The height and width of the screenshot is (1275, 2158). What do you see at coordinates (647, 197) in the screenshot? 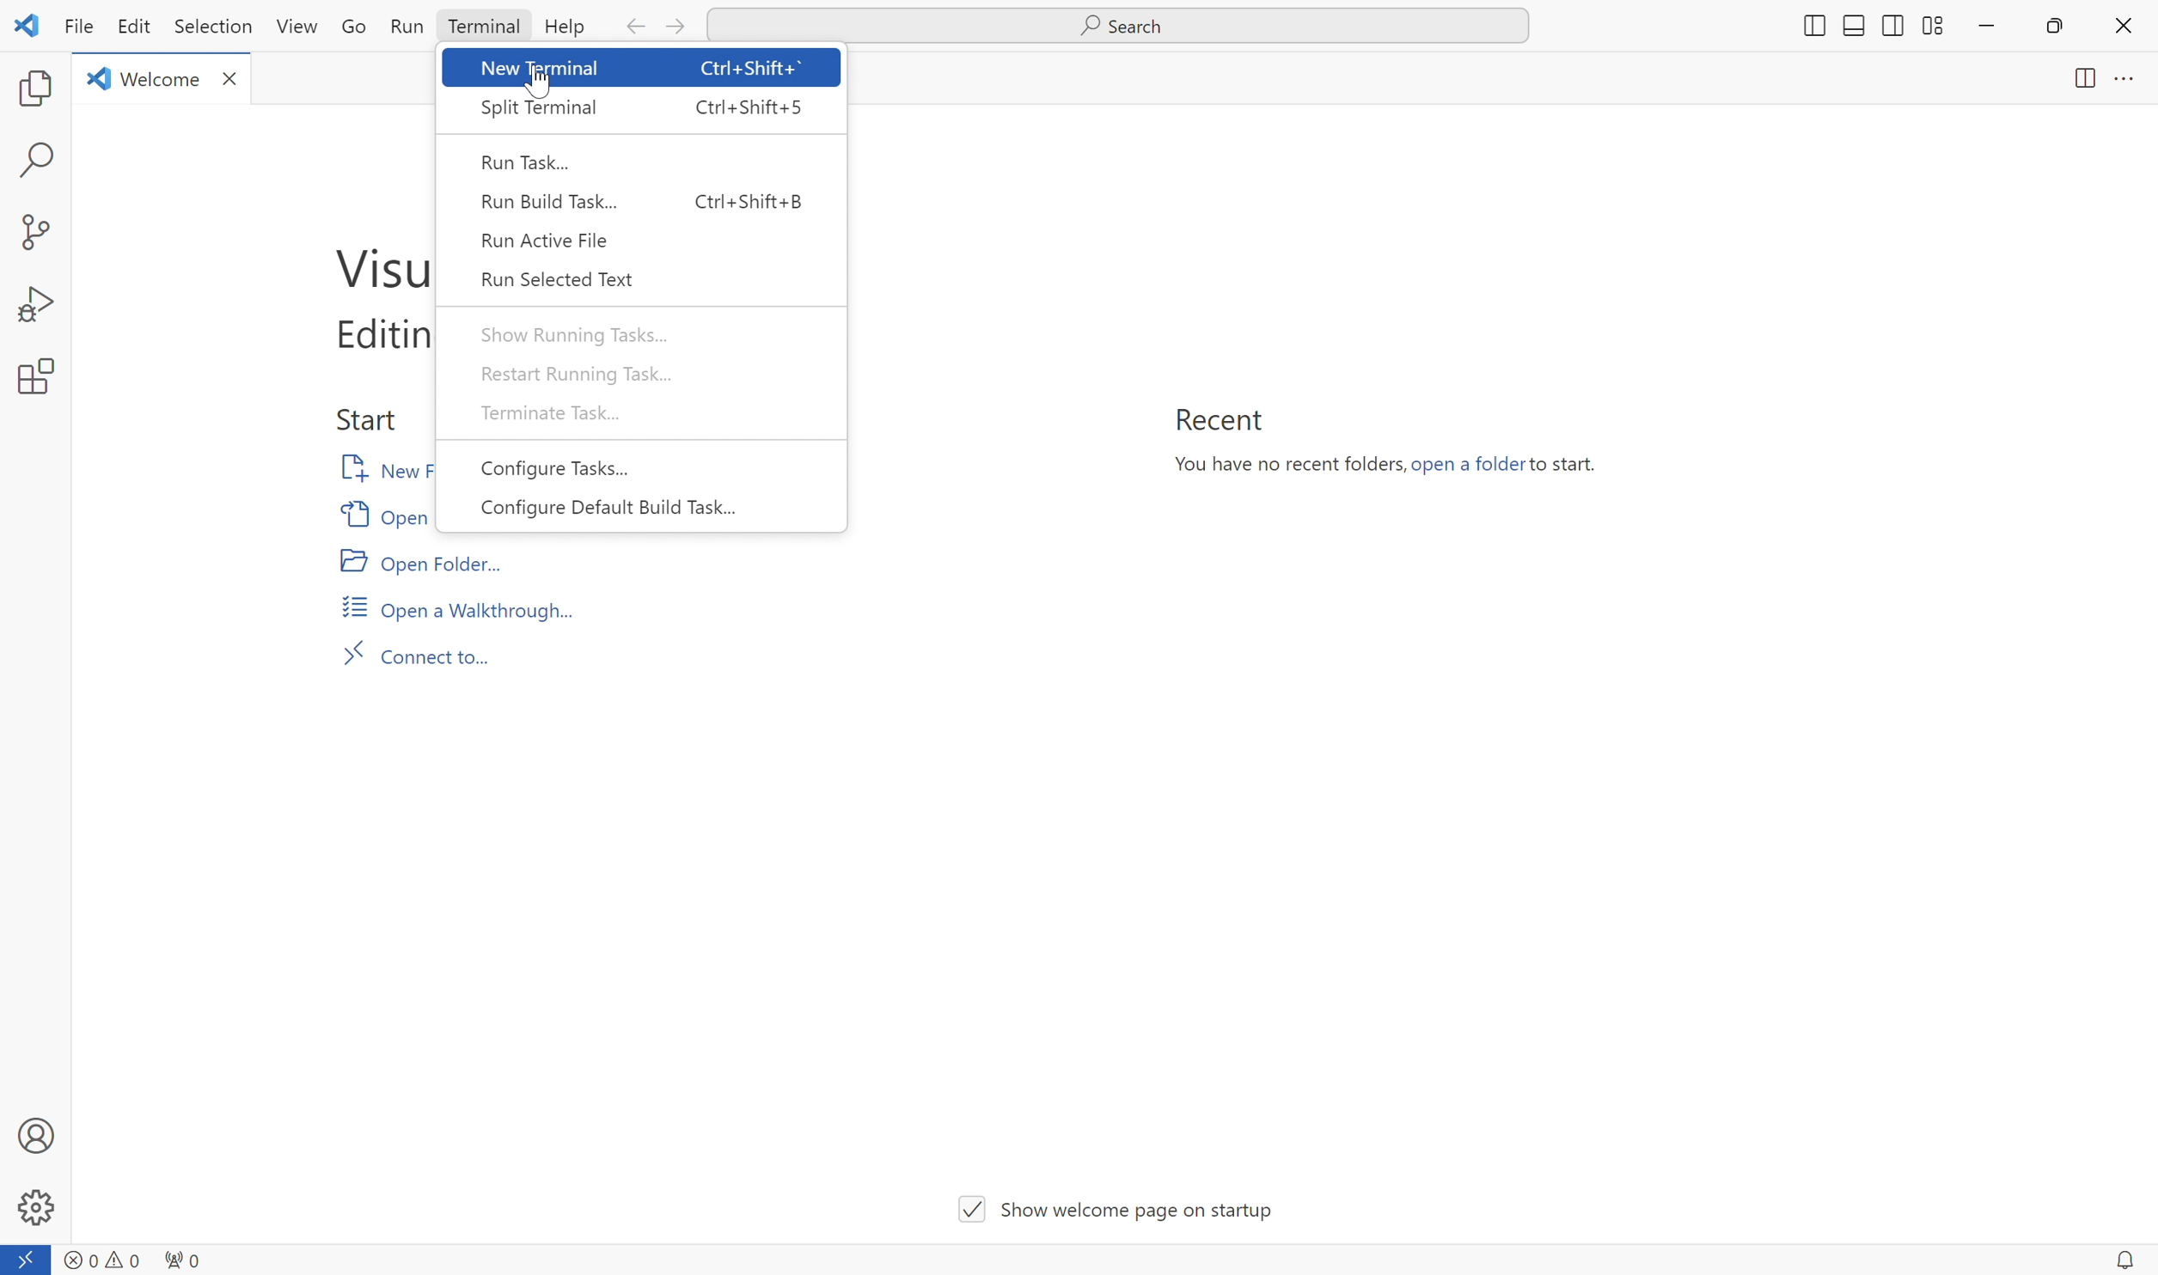
I see `Run Build Task...` at bounding box center [647, 197].